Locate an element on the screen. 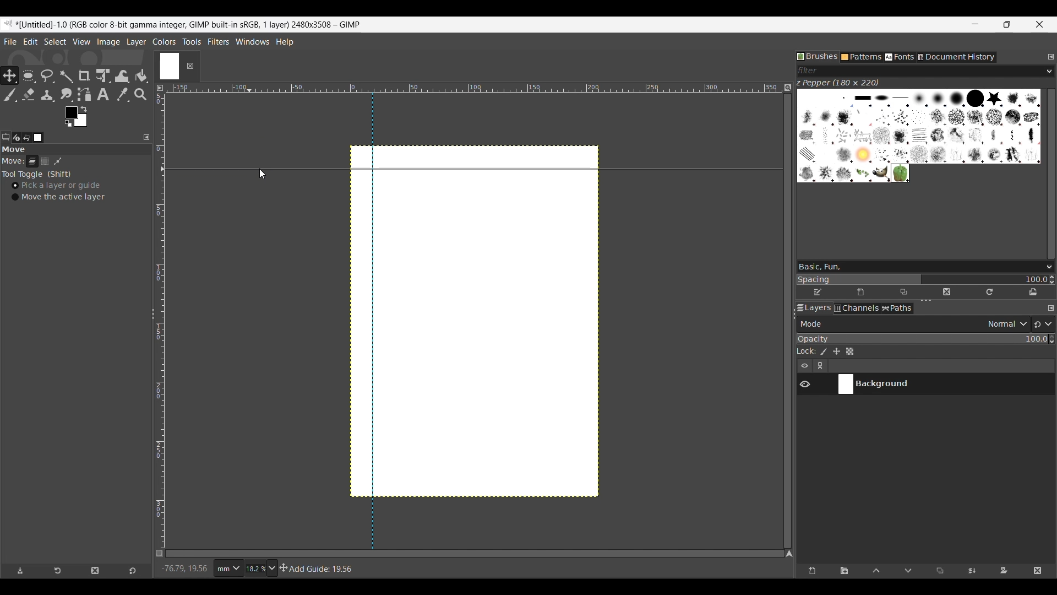 This screenshot has height=595, width=1057. Tool toggle options is located at coordinates (36, 175).